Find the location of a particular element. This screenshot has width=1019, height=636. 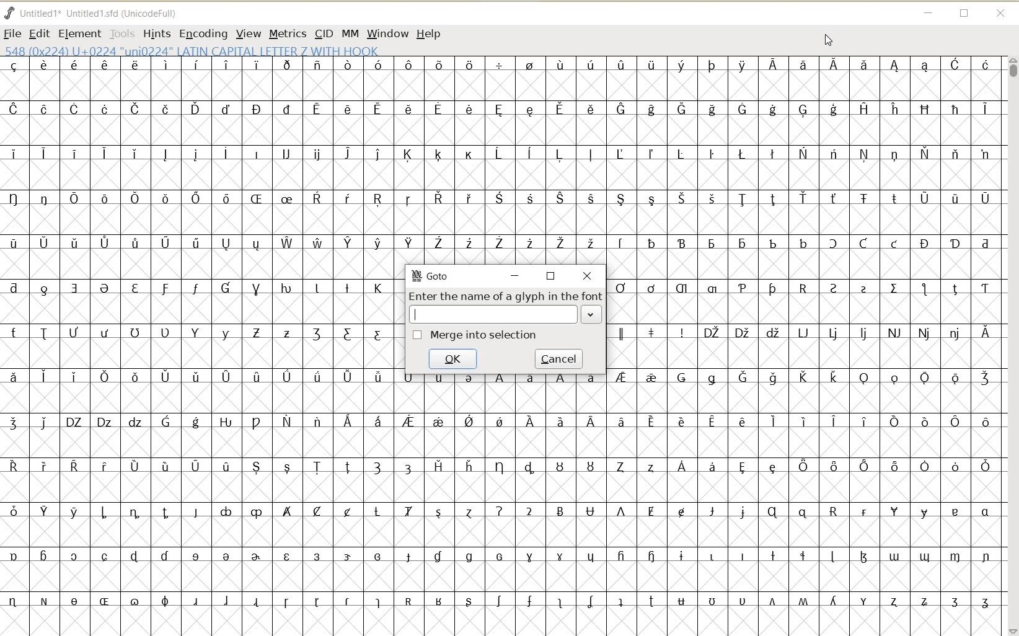

RESTORE is located at coordinates (964, 14).